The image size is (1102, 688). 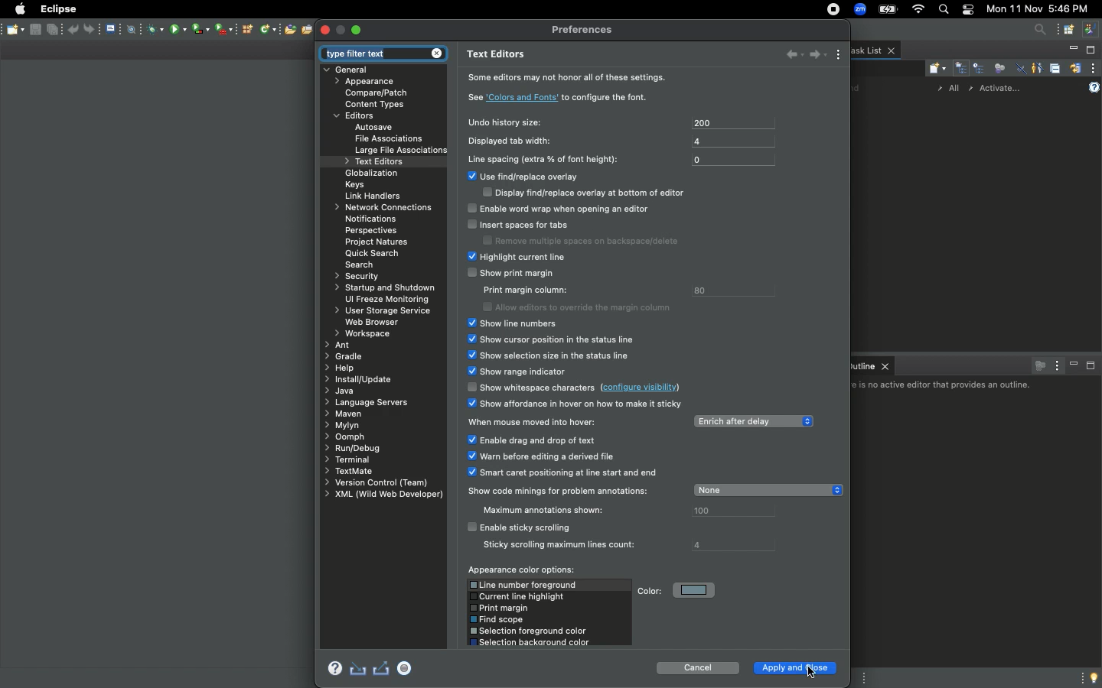 I want to click on New task, so click(x=934, y=67).